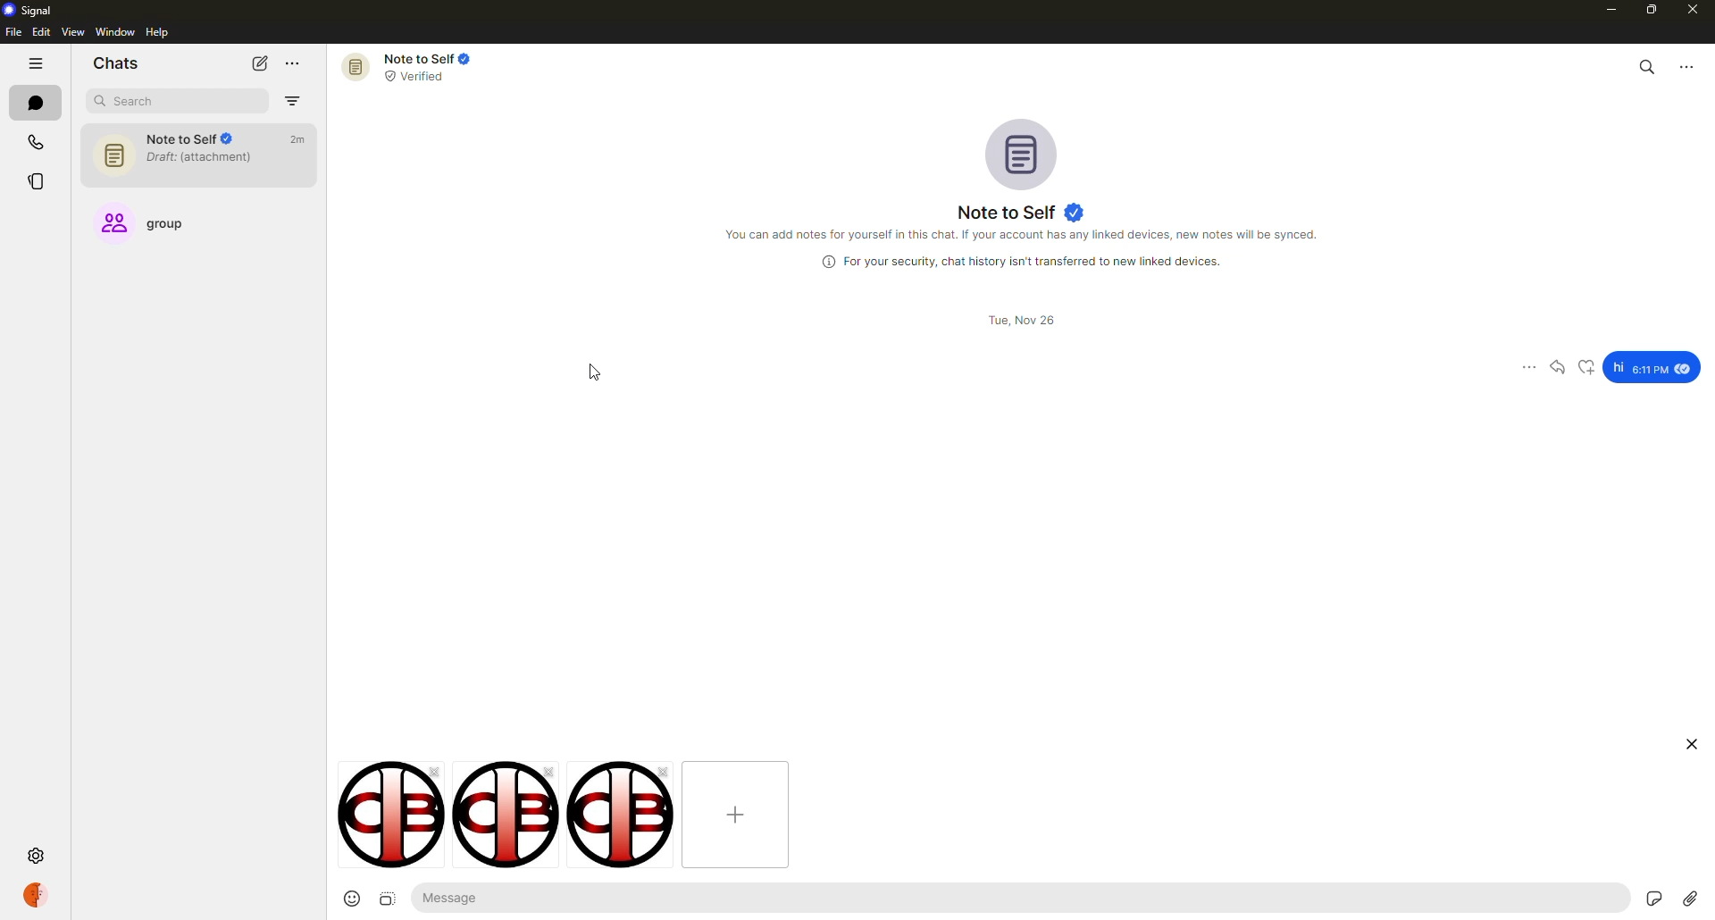 This screenshot has height=920, width=1715. What do you see at coordinates (157, 32) in the screenshot?
I see `help` at bounding box center [157, 32].